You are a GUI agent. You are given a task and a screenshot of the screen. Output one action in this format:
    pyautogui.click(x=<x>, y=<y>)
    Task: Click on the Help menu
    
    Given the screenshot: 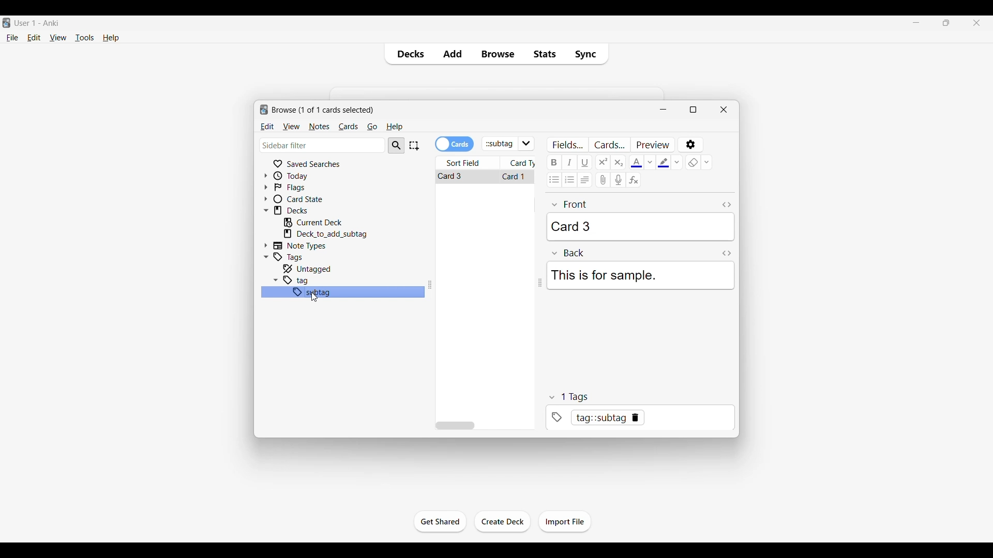 What is the action you would take?
    pyautogui.click(x=394, y=127)
    